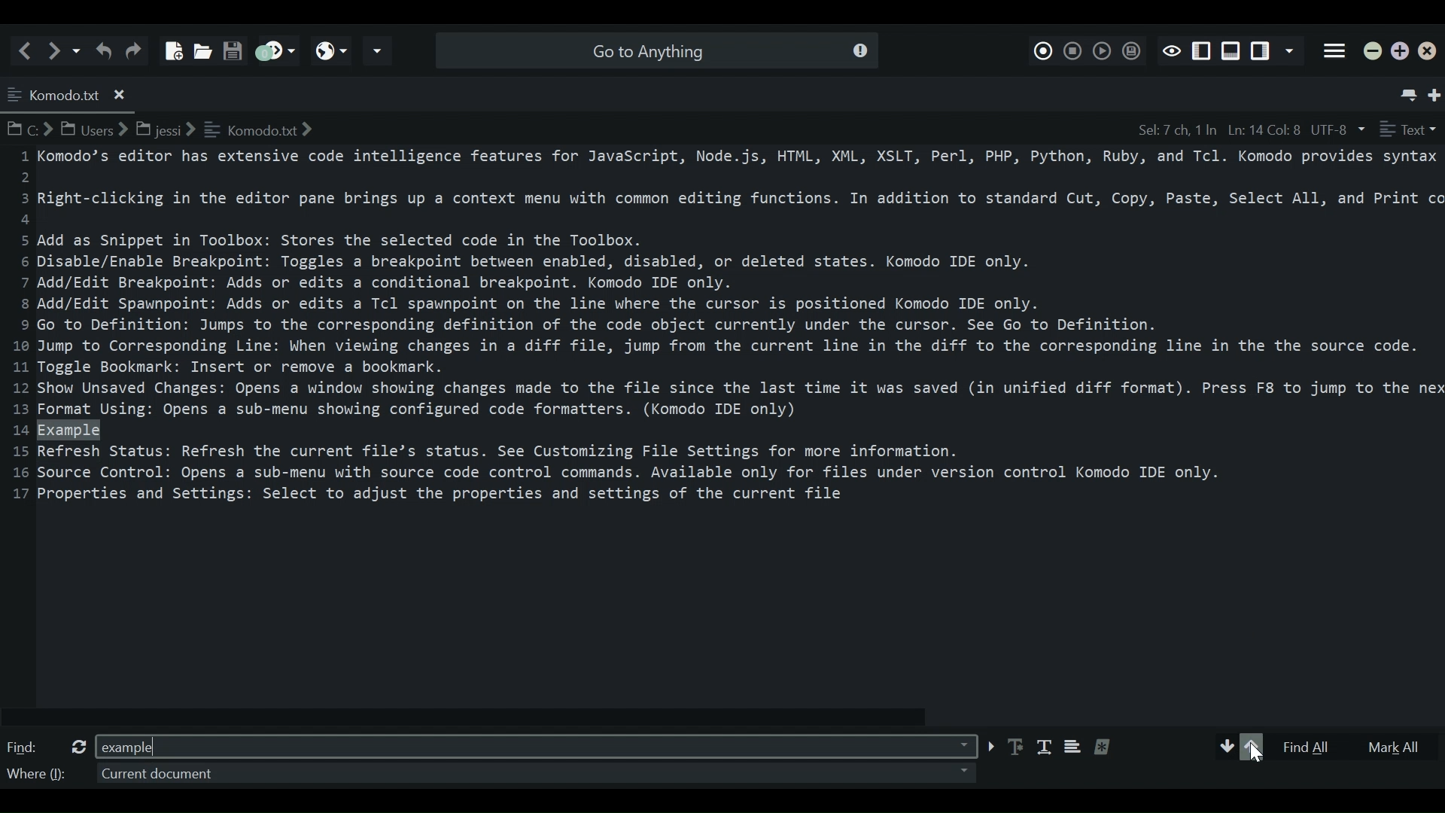 The image size is (1445, 813). Describe the element at coordinates (1230, 51) in the screenshot. I see `Show/Hide Pane Below` at that location.